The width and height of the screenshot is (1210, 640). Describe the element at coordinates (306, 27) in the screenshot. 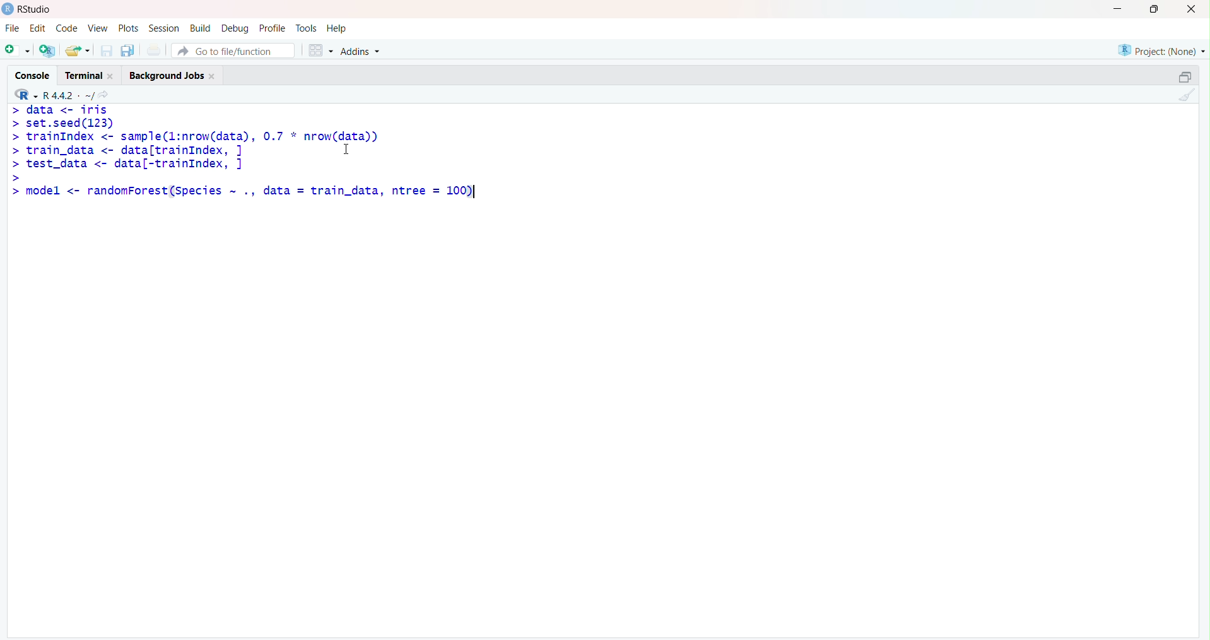

I see `Tools` at that location.